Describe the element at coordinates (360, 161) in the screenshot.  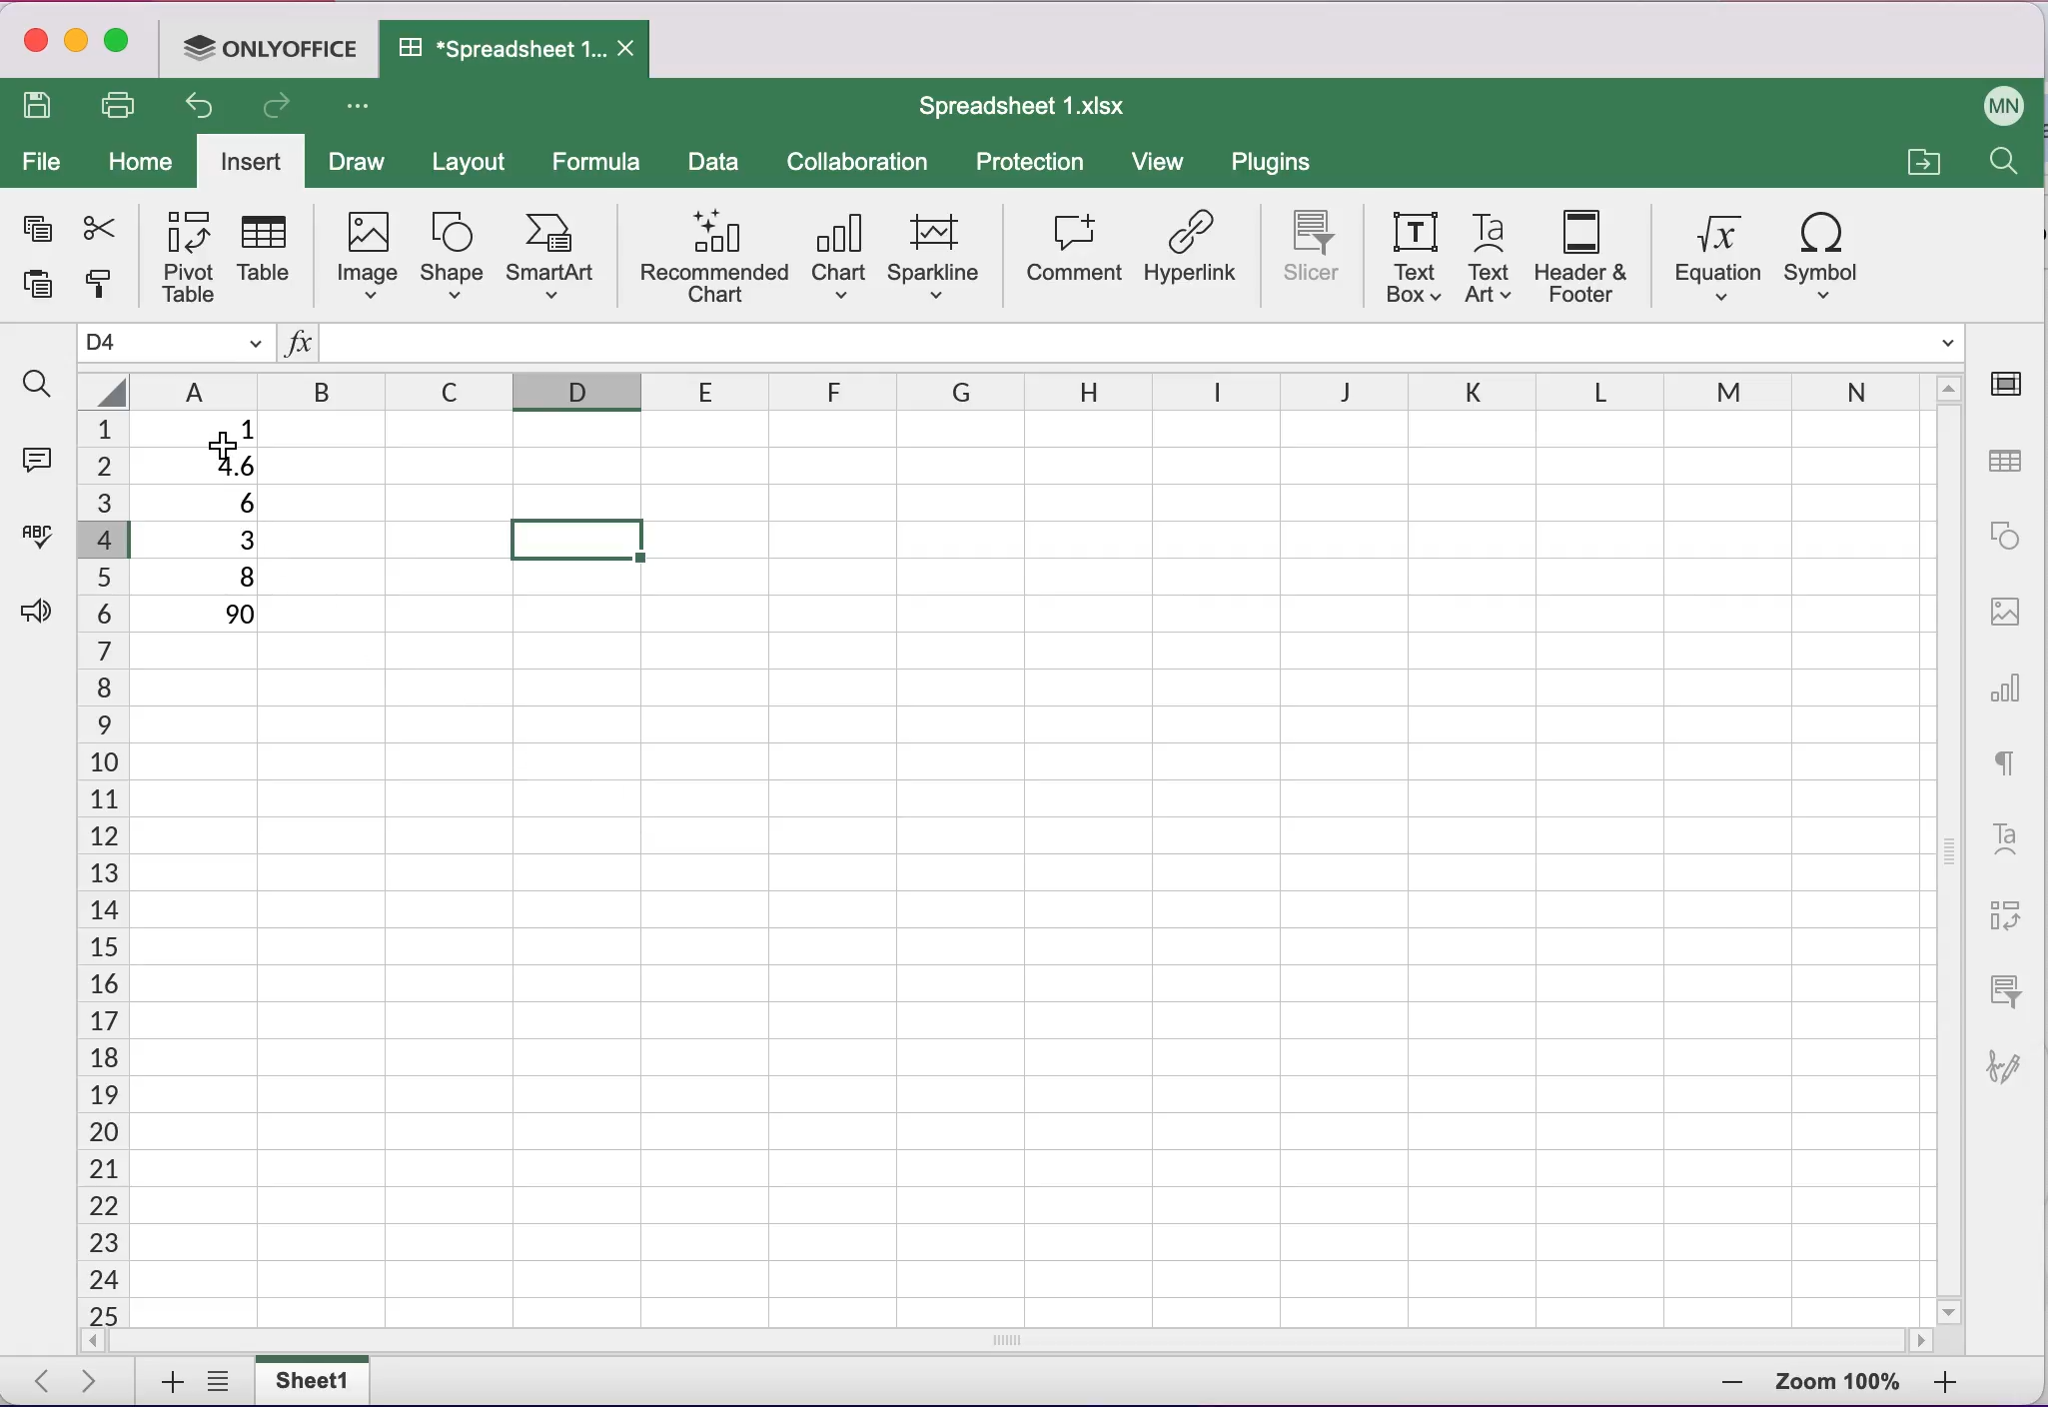
I see `draw` at that location.